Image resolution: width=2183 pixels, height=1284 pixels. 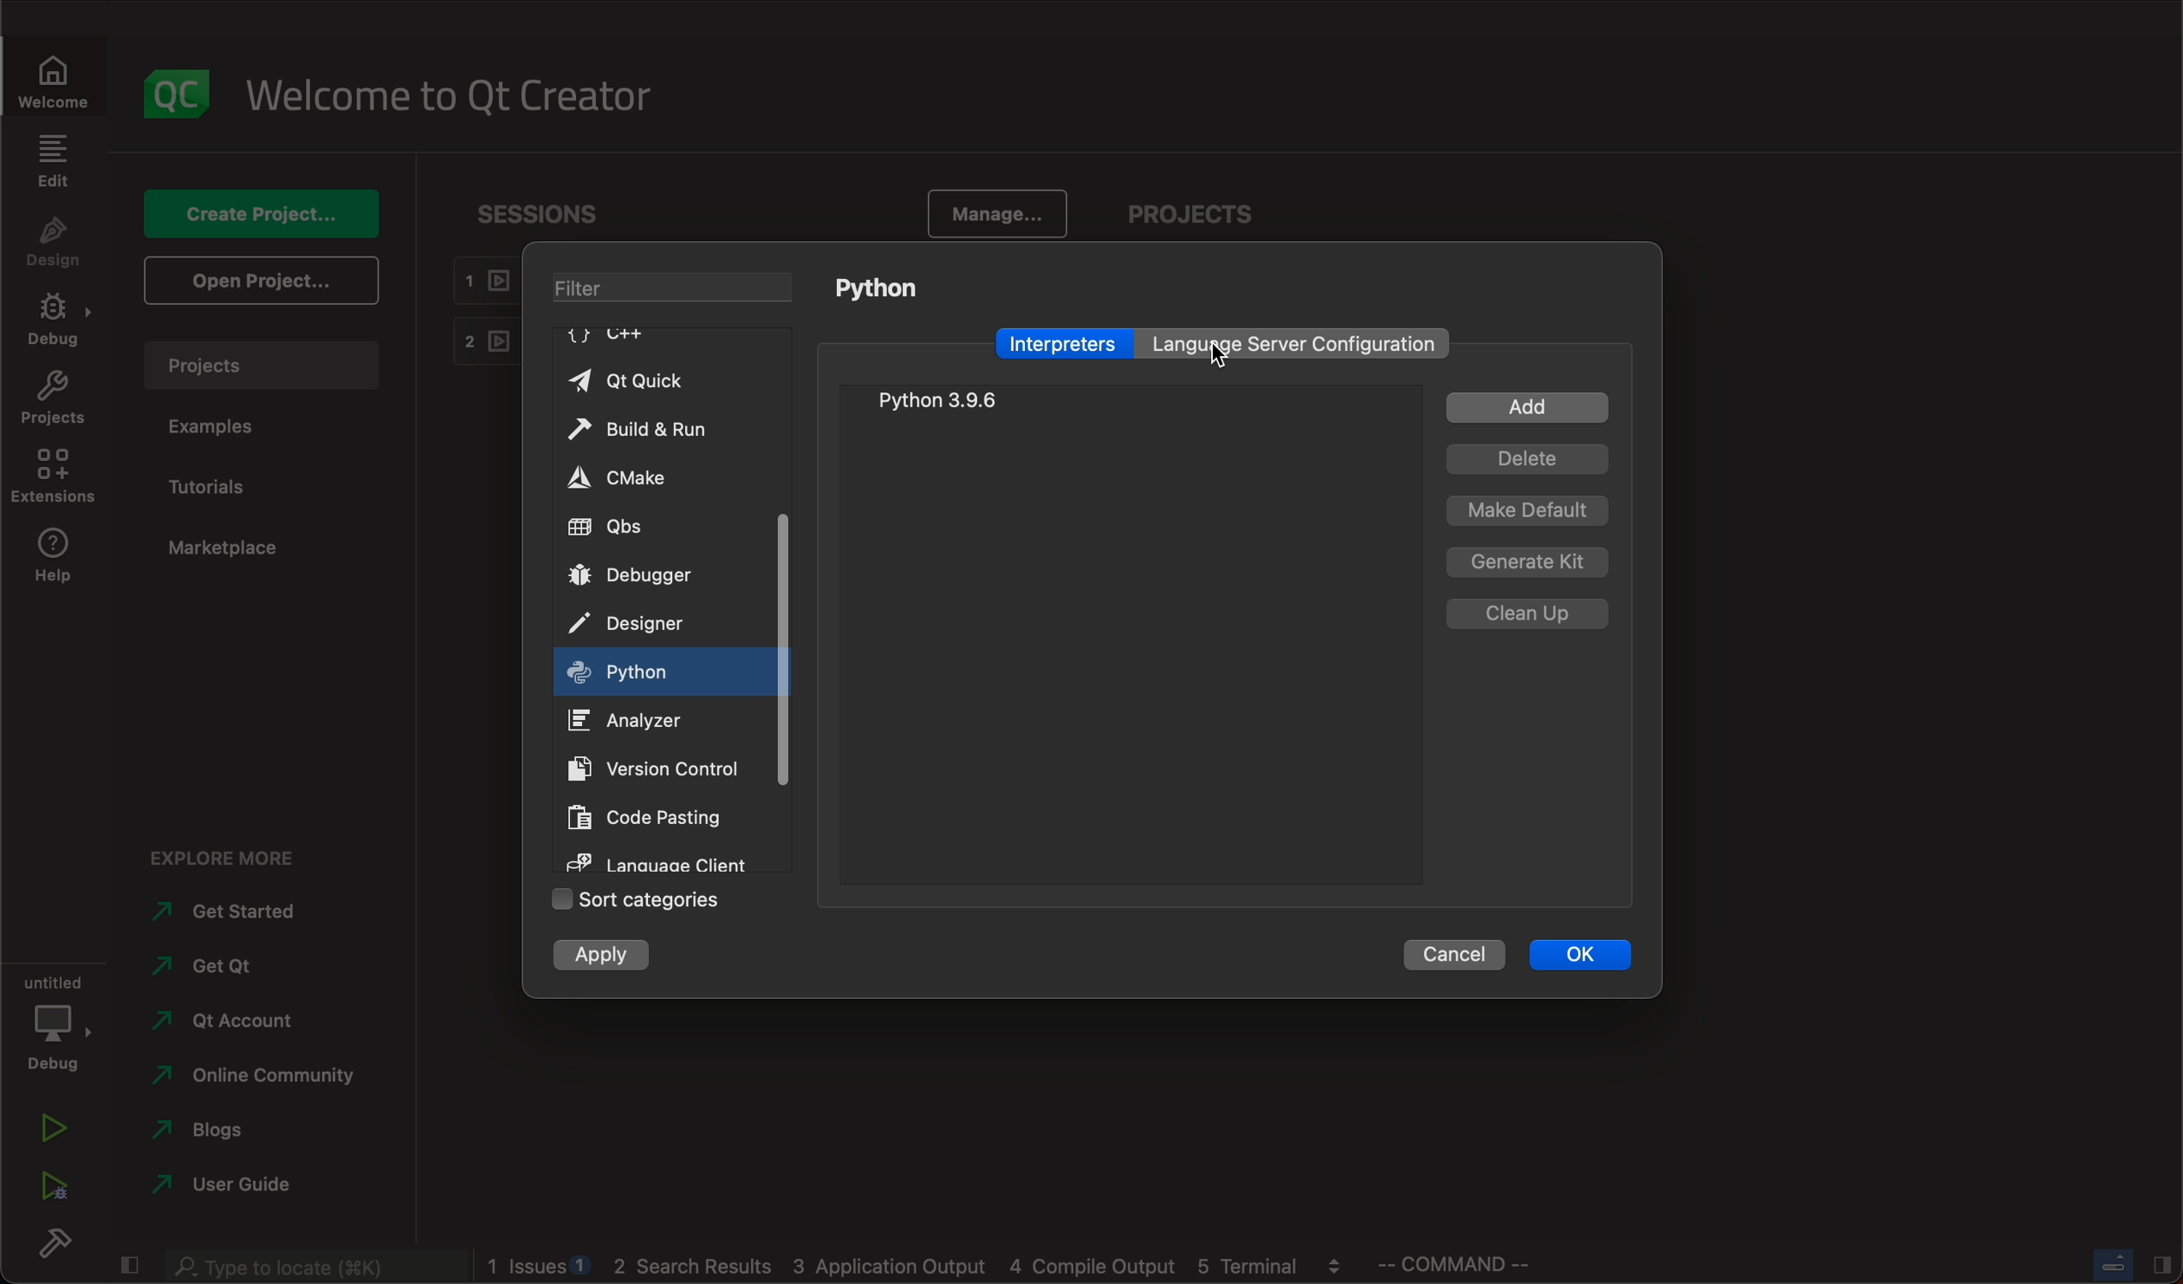 I want to click on build and run, so click(x=649, y=425).